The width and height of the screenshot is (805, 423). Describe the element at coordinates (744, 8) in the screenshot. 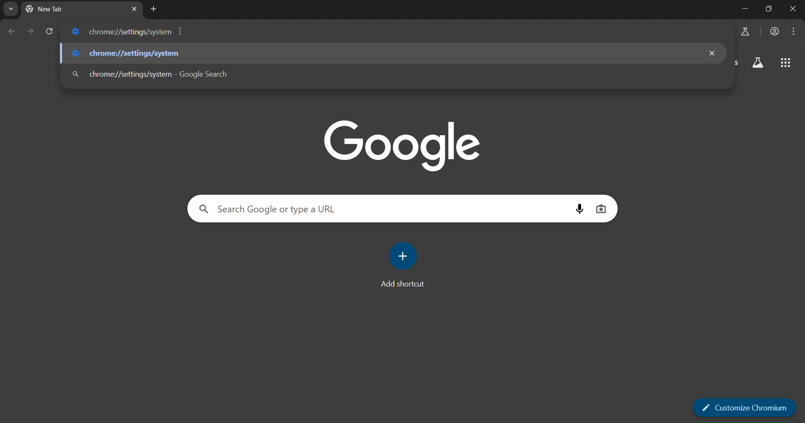

I see `Minimize` at that location.